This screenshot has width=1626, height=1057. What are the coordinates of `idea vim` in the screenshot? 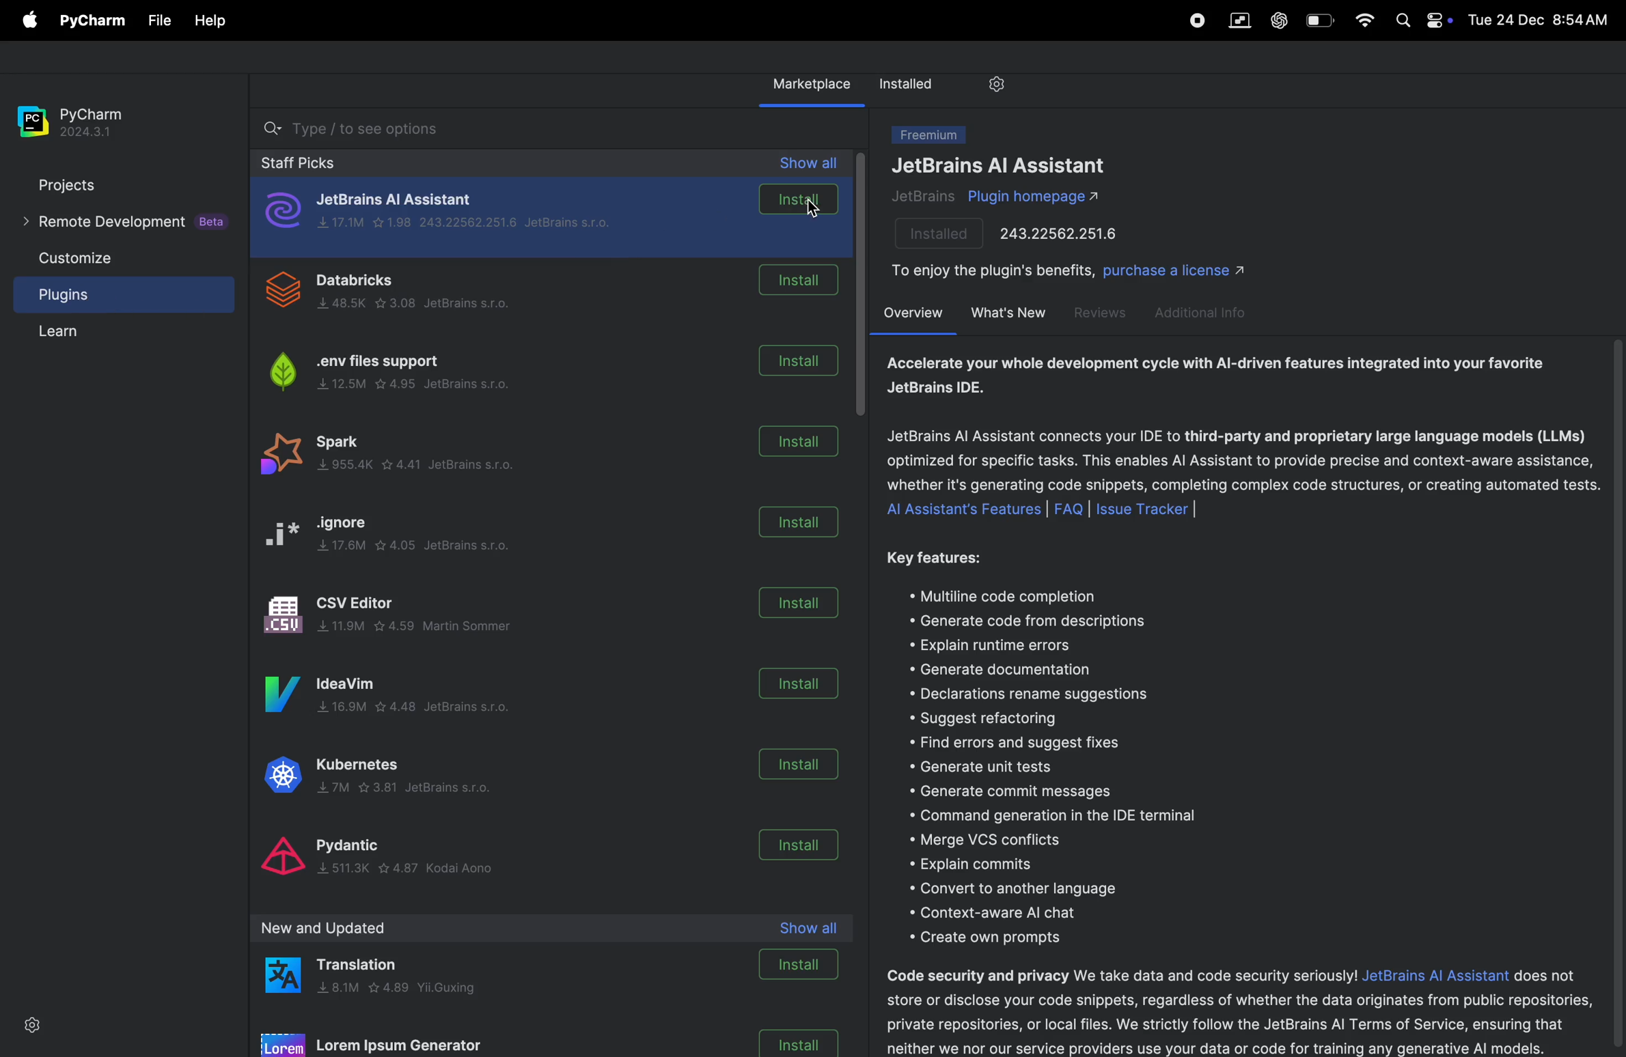 It's located at (389, 701).